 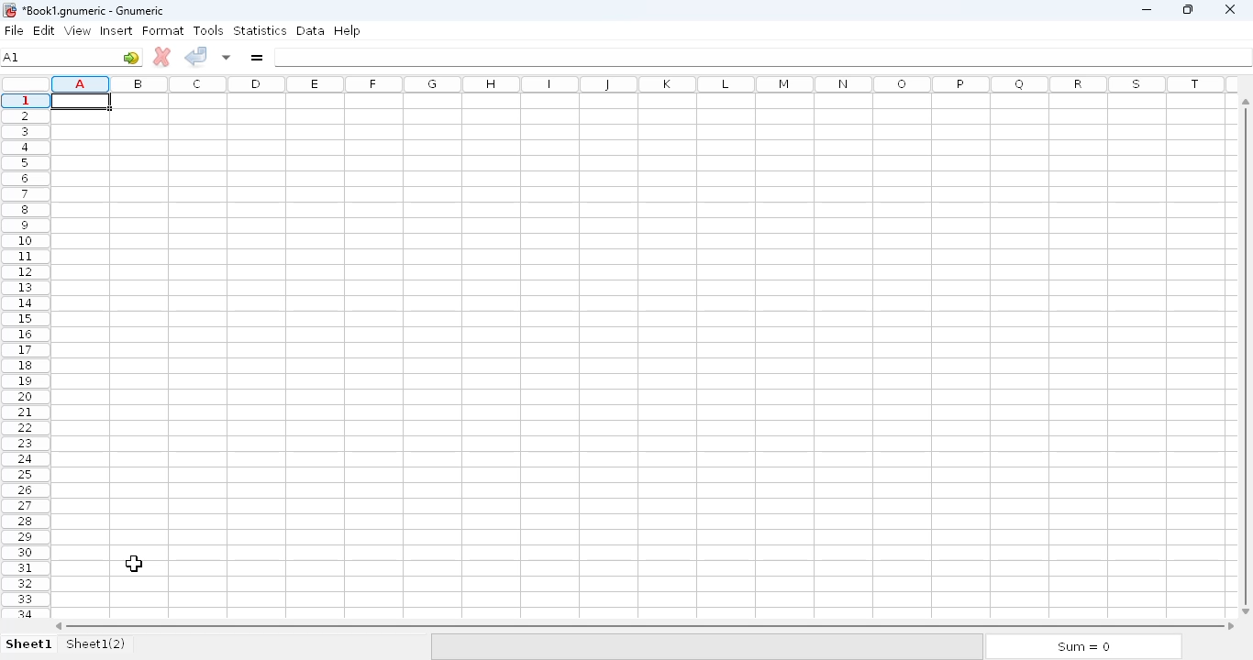 I want to click on sheet1, so click(x=29, y=643).